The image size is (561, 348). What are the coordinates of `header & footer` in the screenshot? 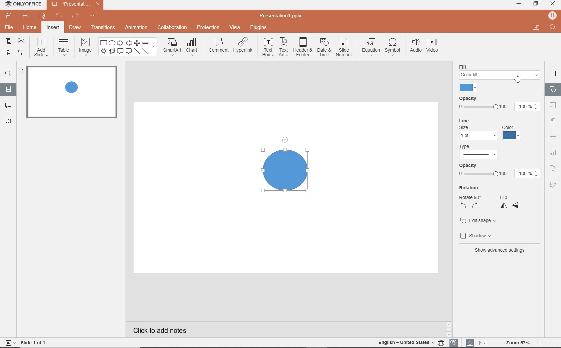 It's located at (303, 48).